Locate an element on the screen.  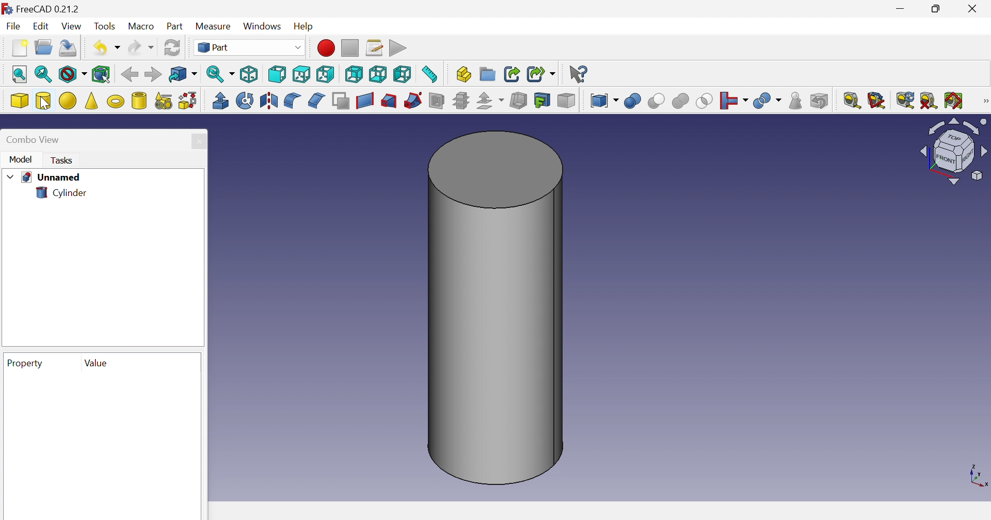
Create projection on surface... is located at coordinates (542, 100).